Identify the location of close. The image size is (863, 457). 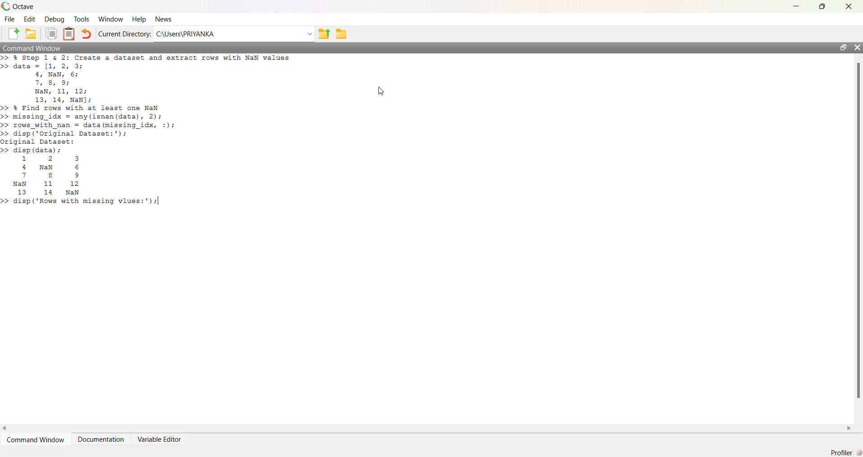
(850, 7).